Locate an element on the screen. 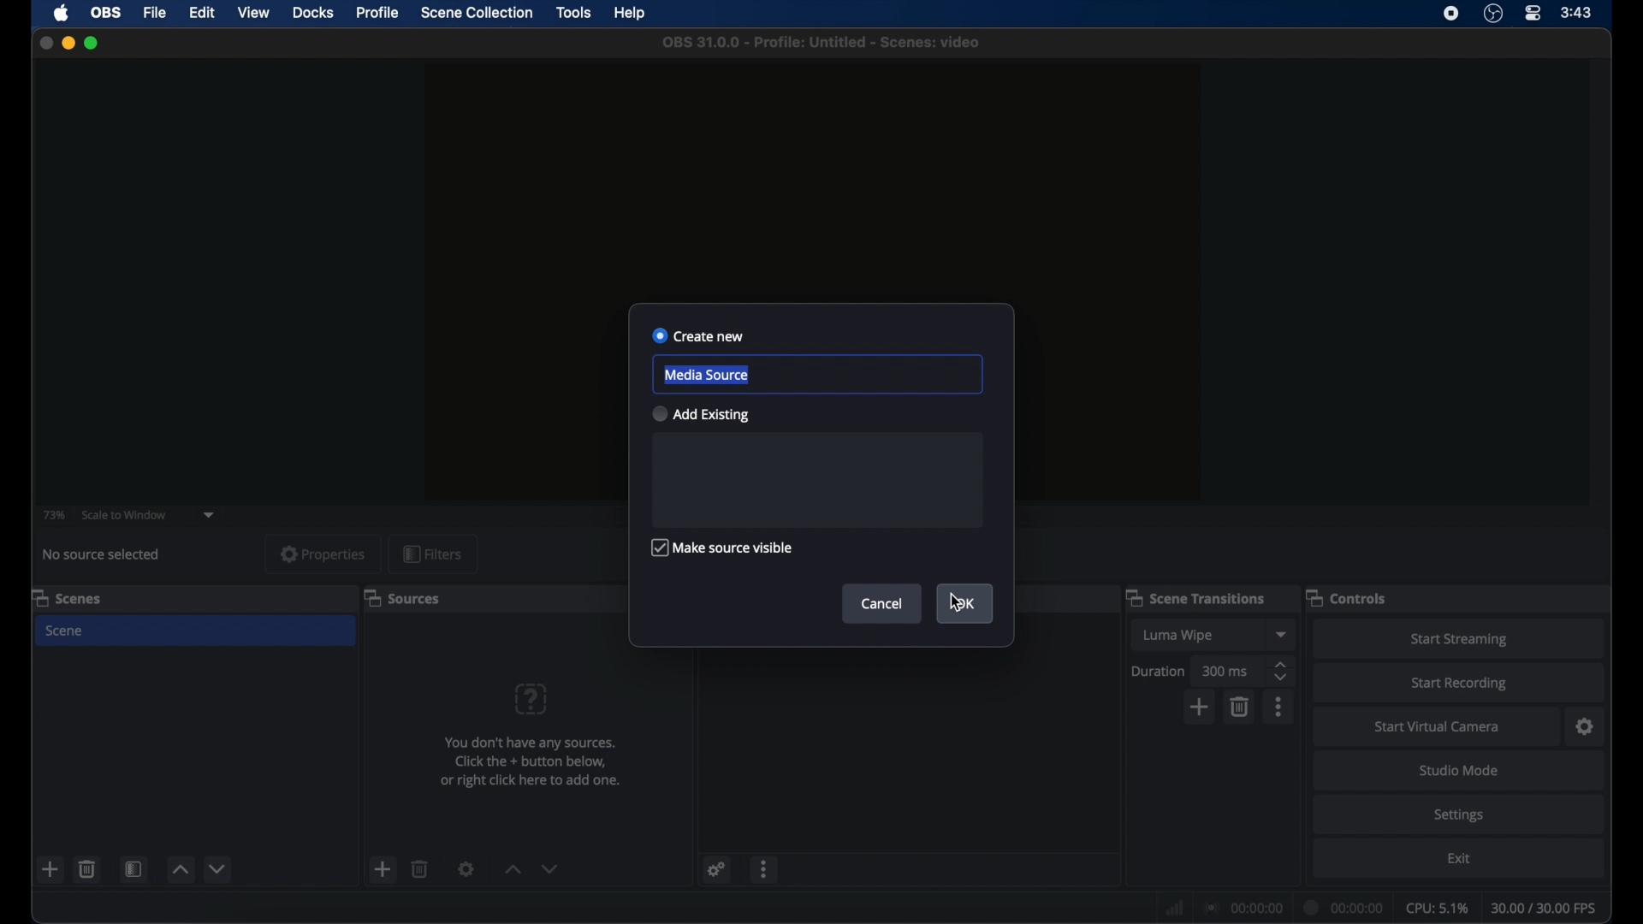 This screenshot has width=1643, height=924. start virtual camera is located at coordinates (1436, 727).